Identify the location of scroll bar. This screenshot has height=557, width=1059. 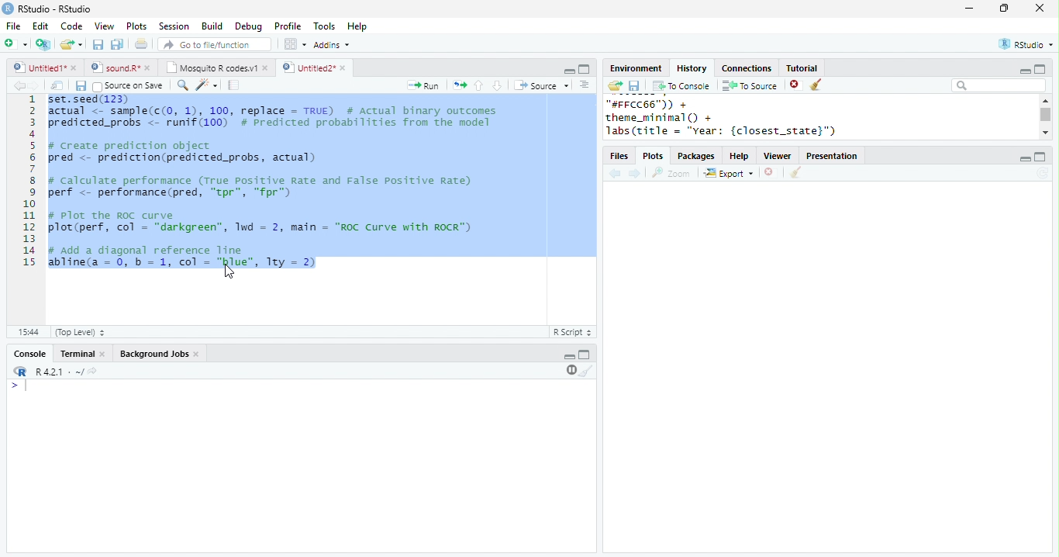
(1047, 115).